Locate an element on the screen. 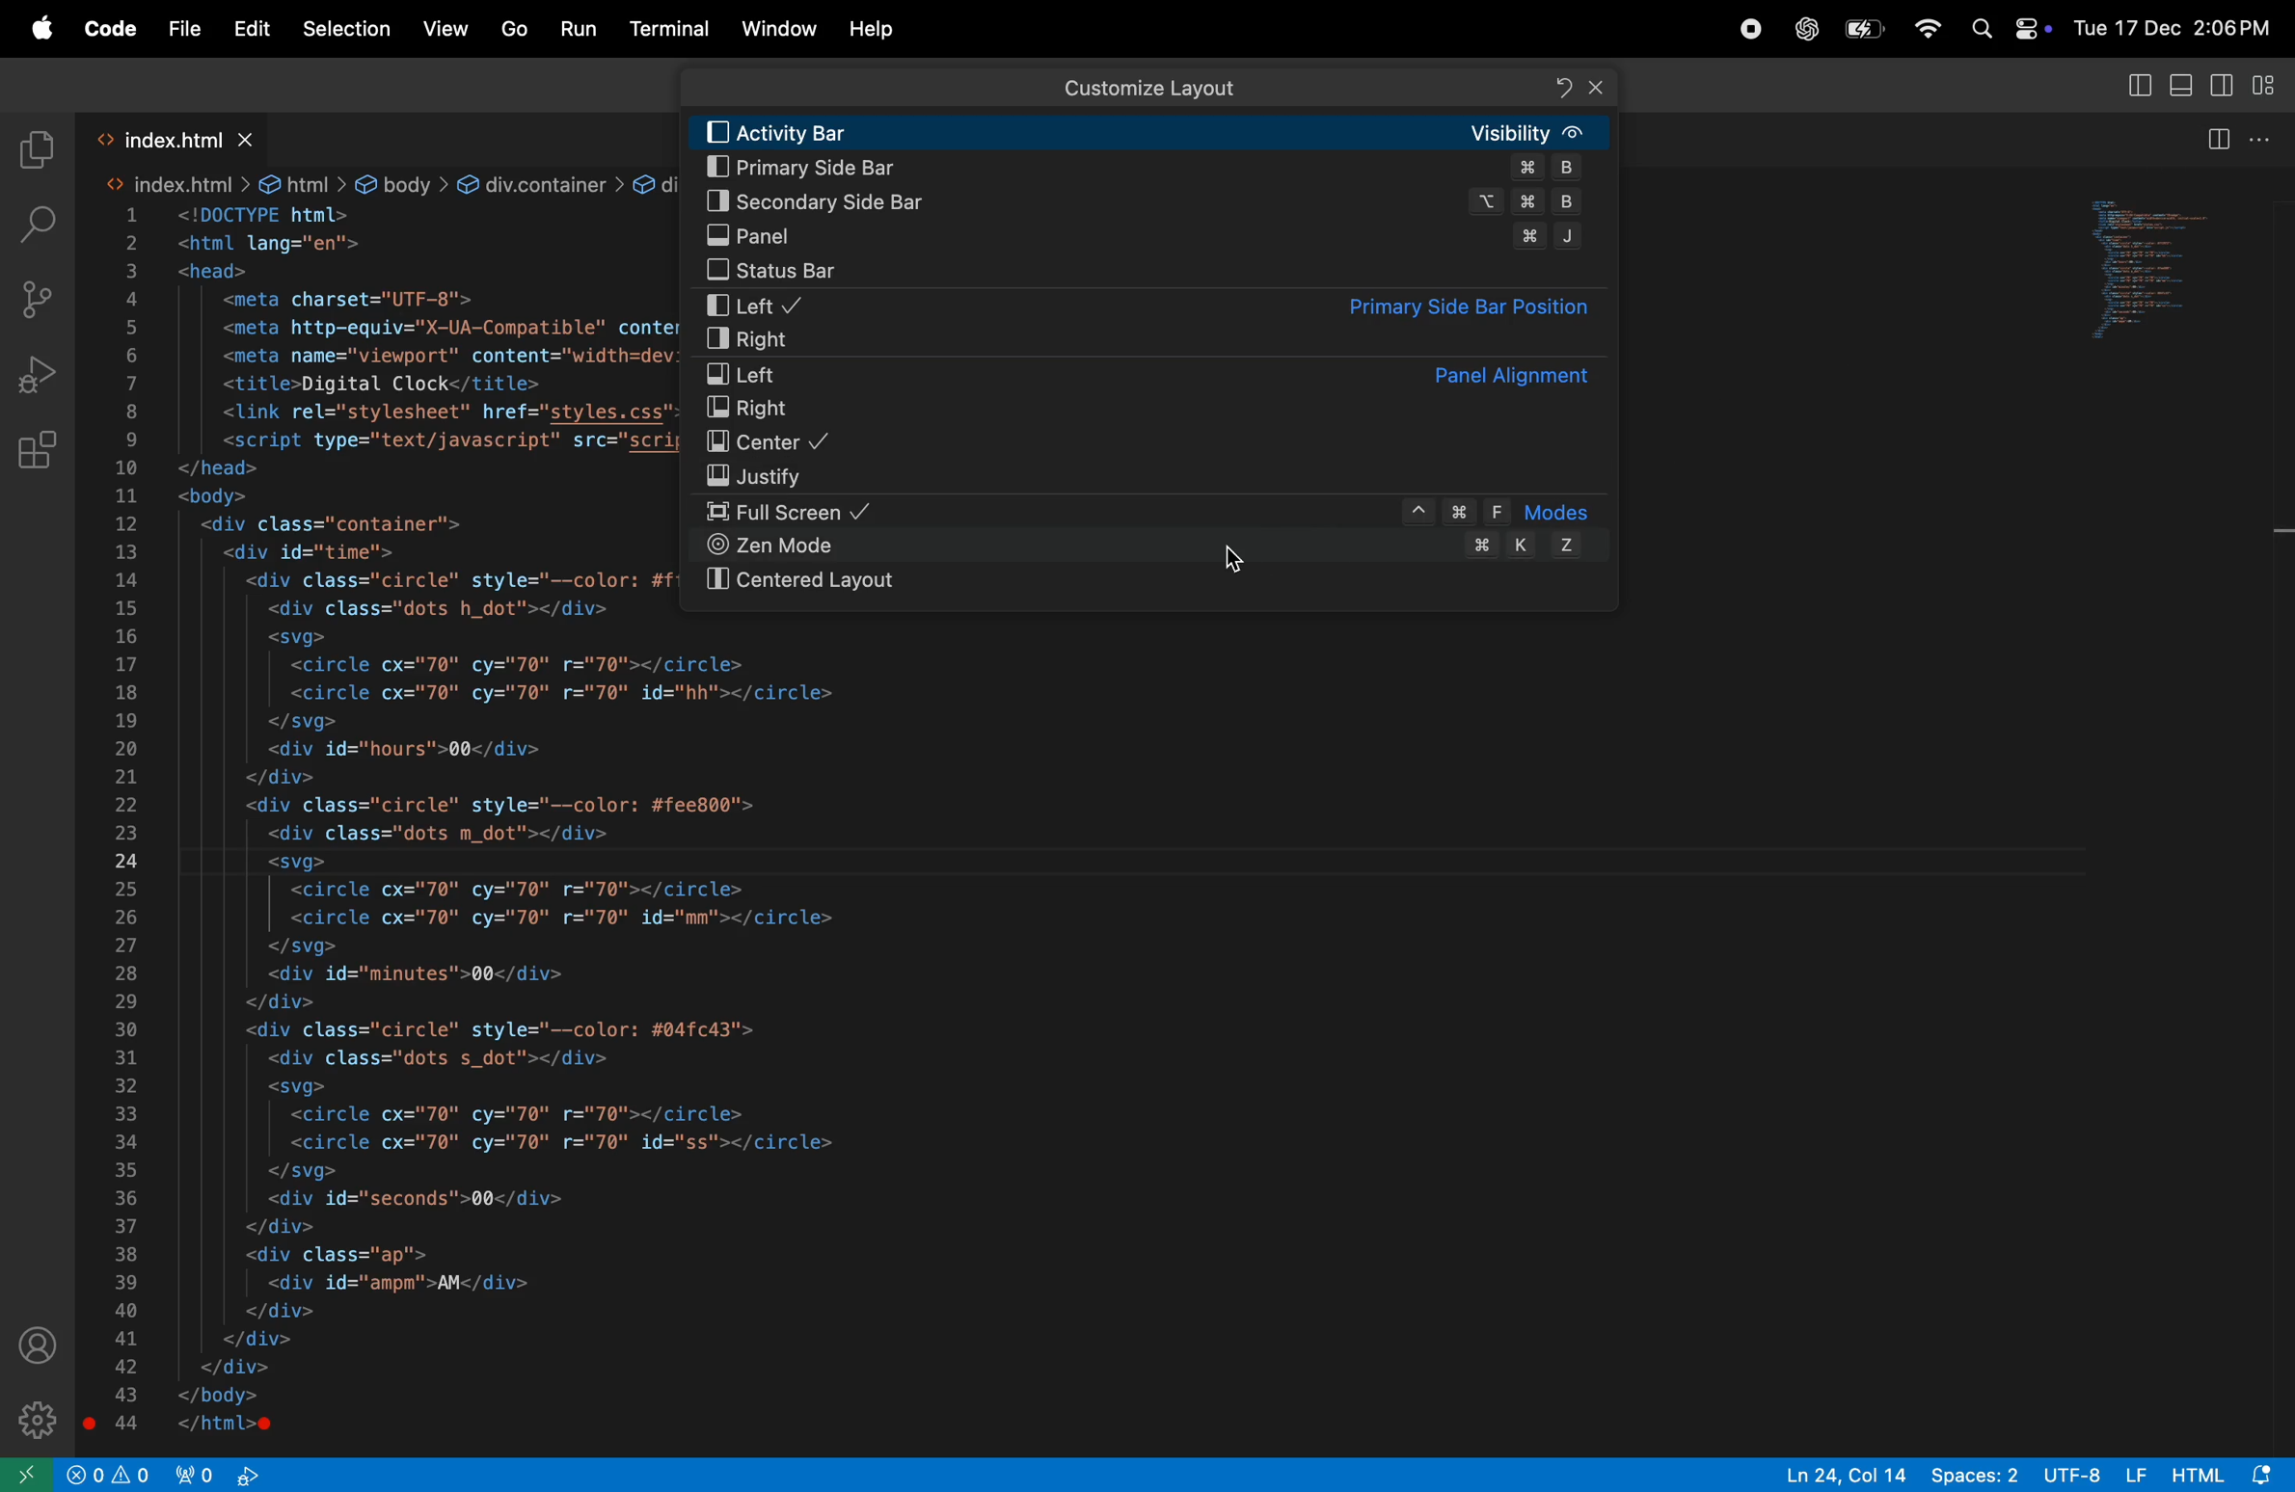 The height and width of the screenshot is (1492, 2295). space: 2 is located at coordinates (1973, 1476).